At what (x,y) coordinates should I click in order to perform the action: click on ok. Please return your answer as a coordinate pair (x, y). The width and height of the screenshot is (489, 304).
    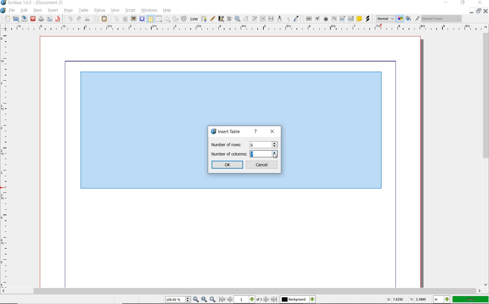
    Looking at the image, I should click on (226, 165).